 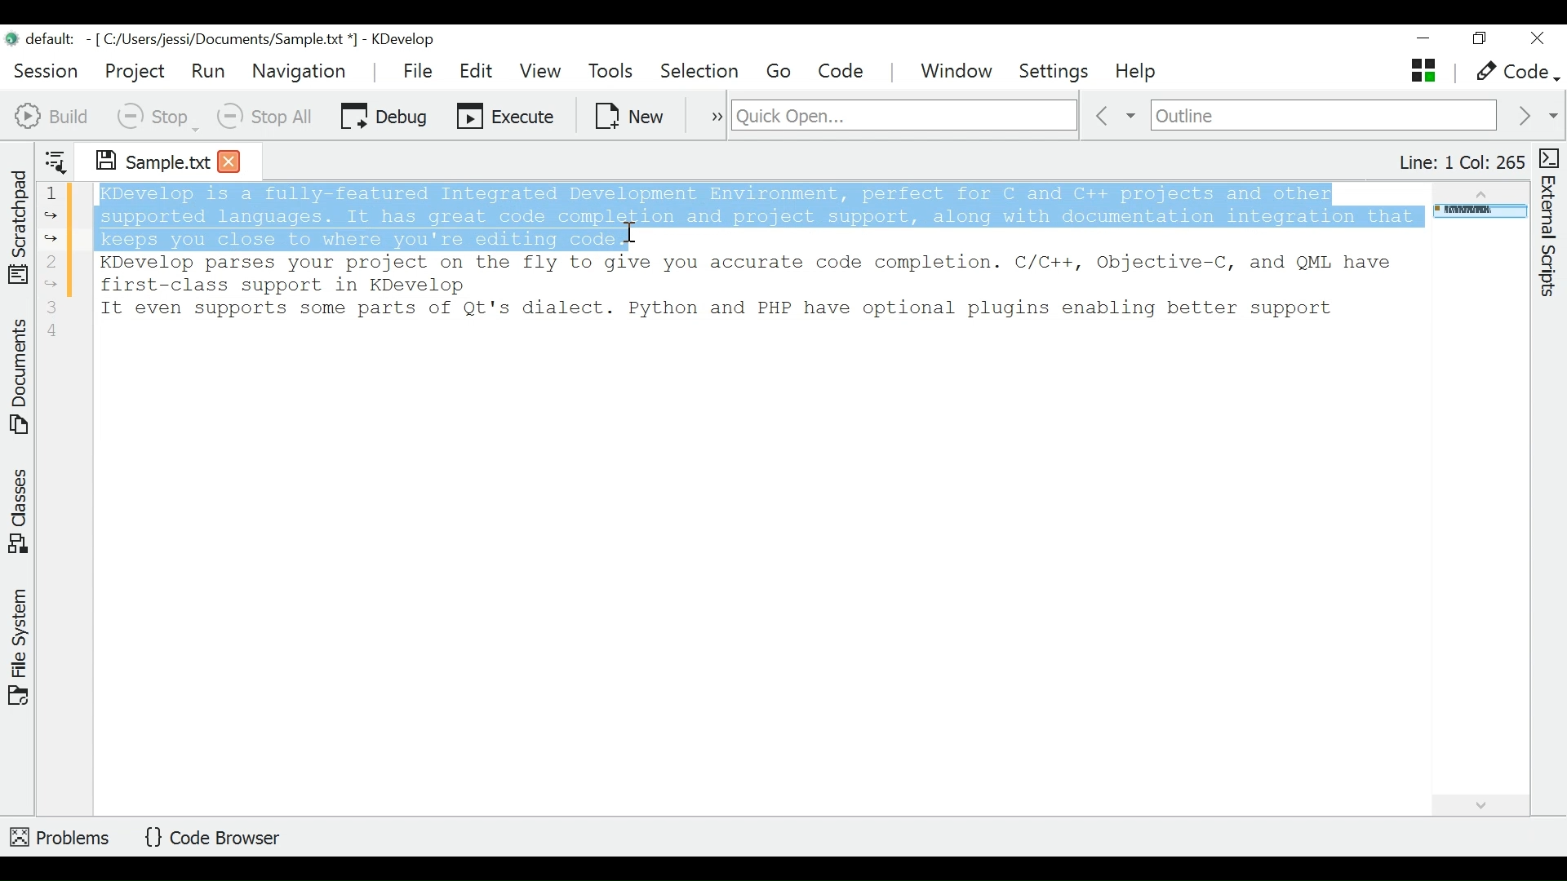 I want to click on 1 KDevelop is a fully-featured Integrated Development Environment, perfect for C and C++ projects and other supported languages. It has great code completion and project support, along with documentation integration that keeps you close to where you're editing code., so click(x=730, y=215).